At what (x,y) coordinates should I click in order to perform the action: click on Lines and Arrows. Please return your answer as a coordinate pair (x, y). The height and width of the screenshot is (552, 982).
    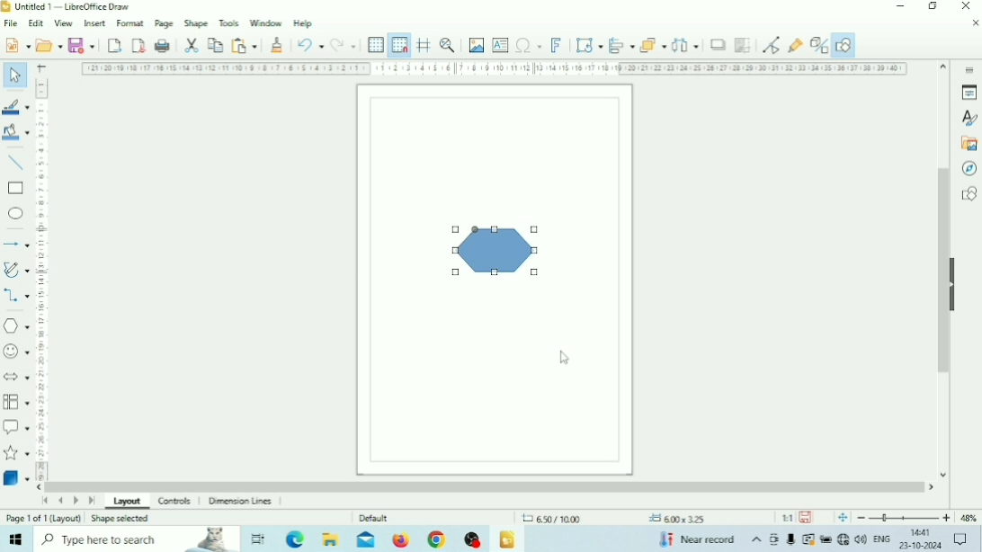
    Looking at the image, I should click on (15, 244).